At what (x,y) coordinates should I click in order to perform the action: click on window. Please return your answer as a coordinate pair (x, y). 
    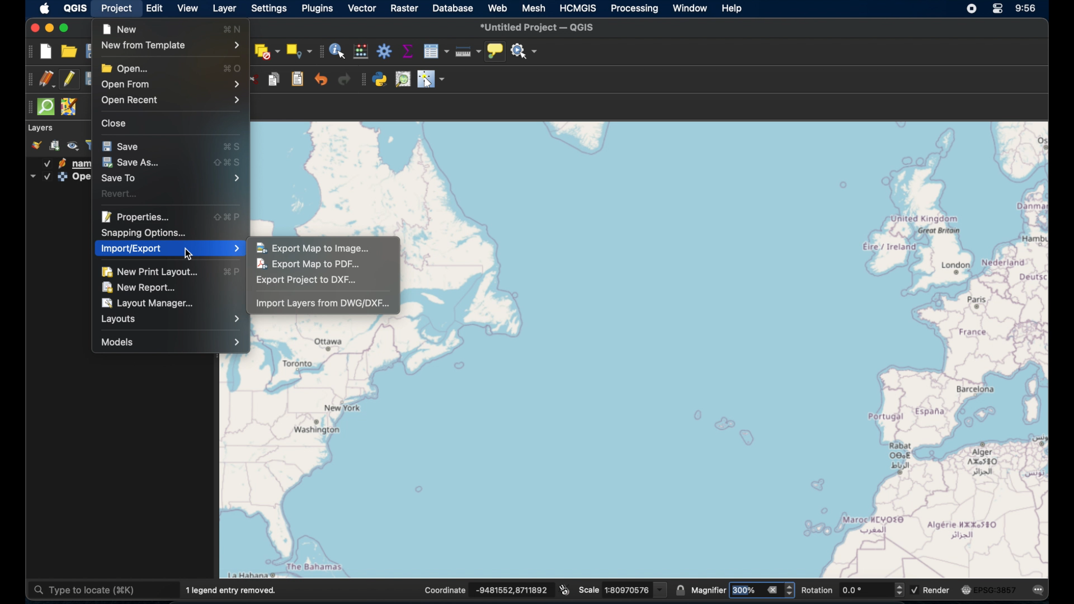
    Looking at the image, I should click on (689, 8).